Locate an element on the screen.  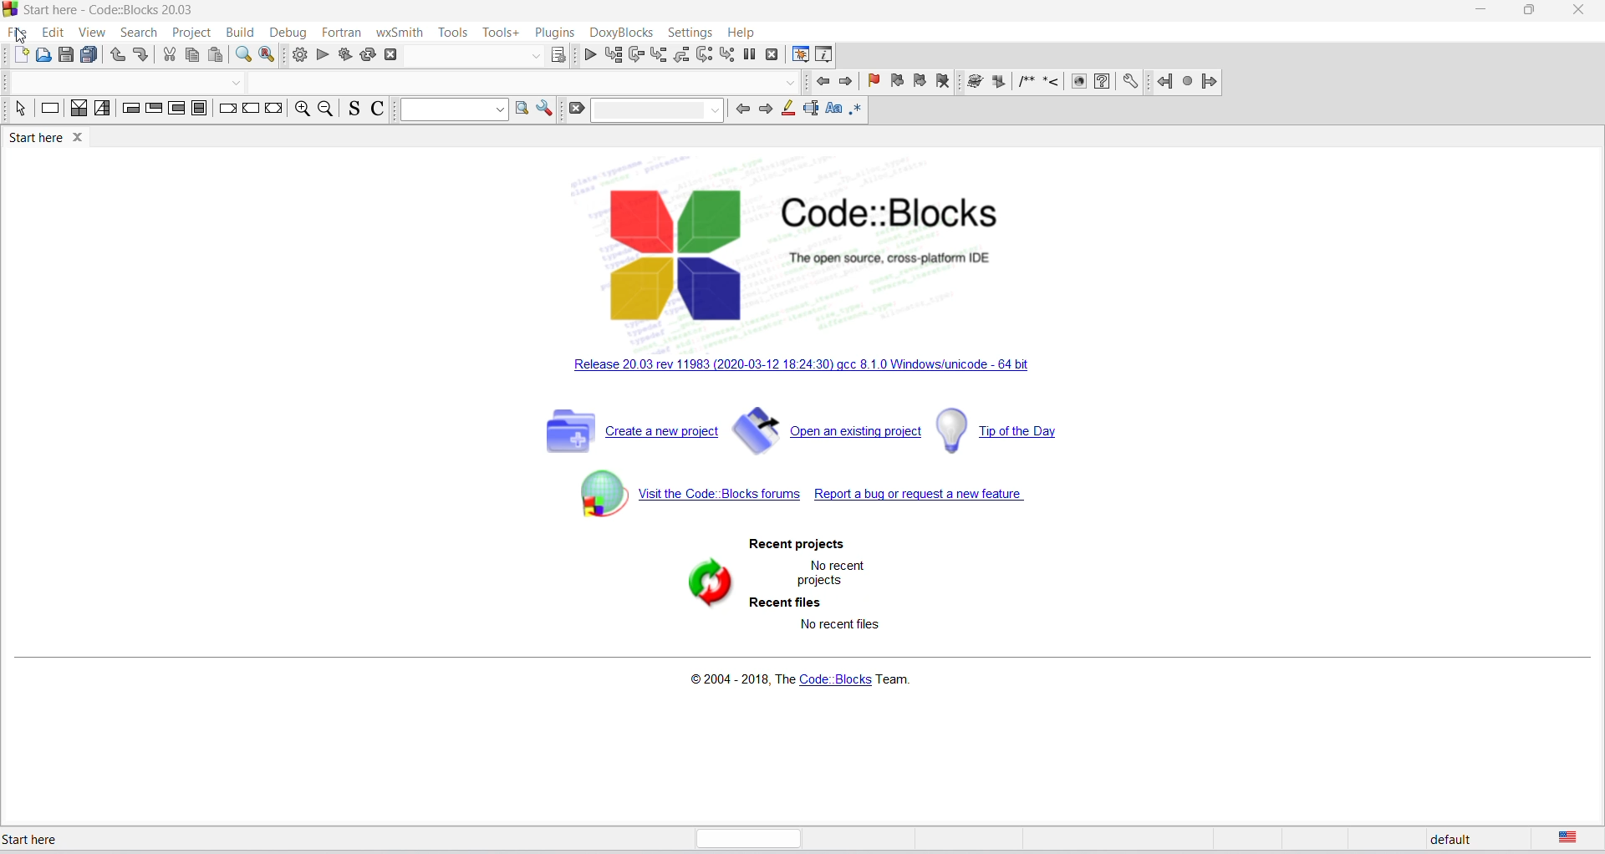
file is located at coordinates (18, 33).